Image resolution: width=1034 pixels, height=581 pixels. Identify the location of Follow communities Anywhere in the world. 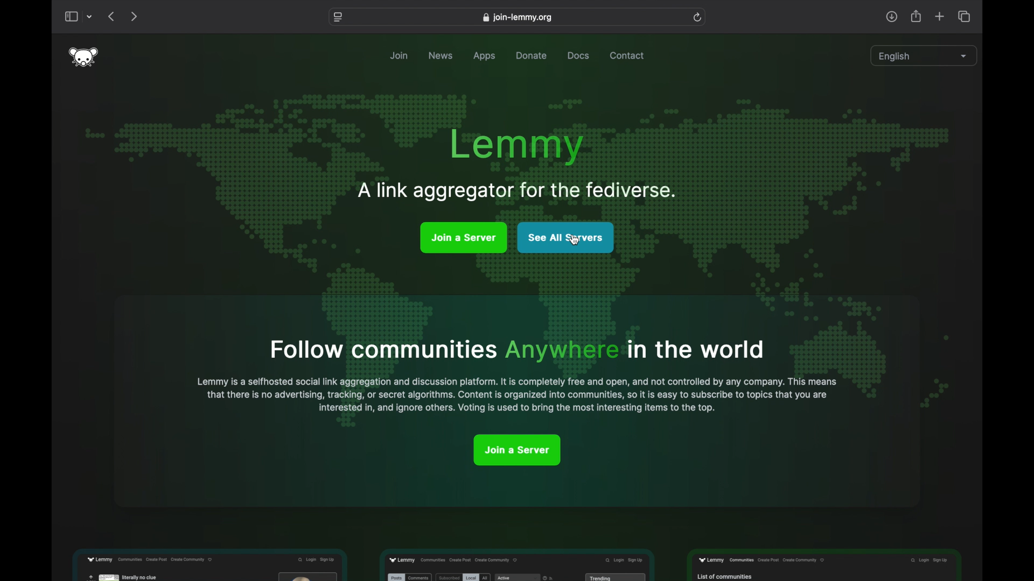
(516, 349).